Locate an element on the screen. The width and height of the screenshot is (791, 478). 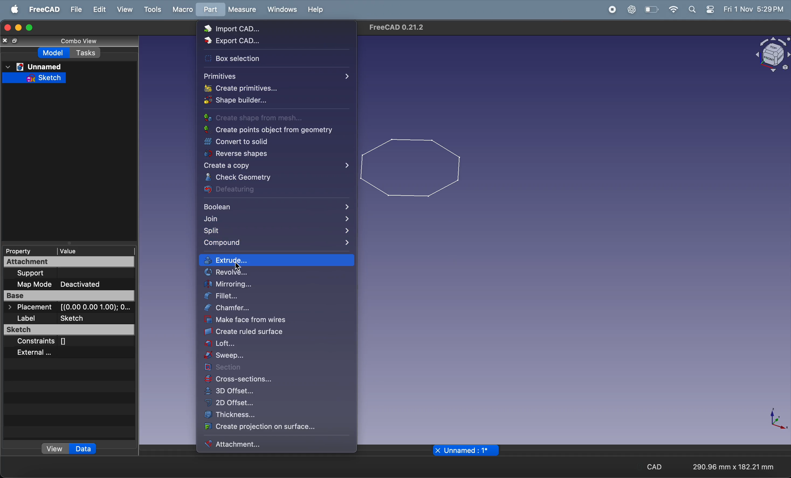
sketcg is located at coordinates (78, 319).